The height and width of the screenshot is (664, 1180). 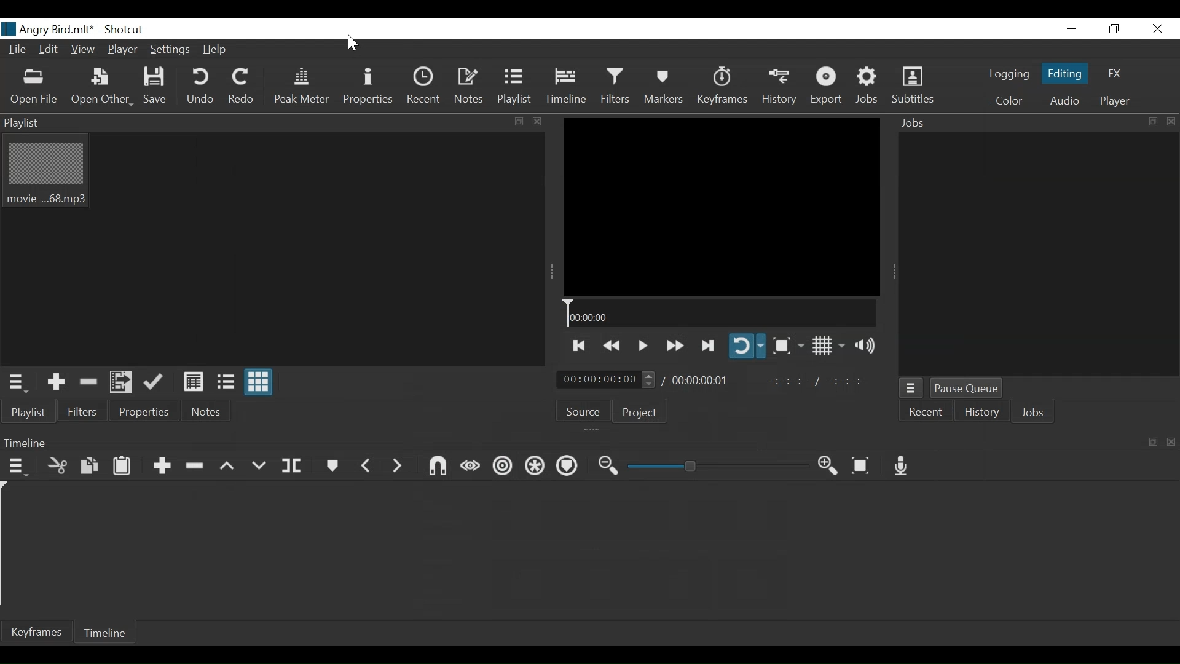 What do you see at coordinates (580, 344) in the screenshot?
I see `Skip to the next to point` at bounding box center [580, 344].